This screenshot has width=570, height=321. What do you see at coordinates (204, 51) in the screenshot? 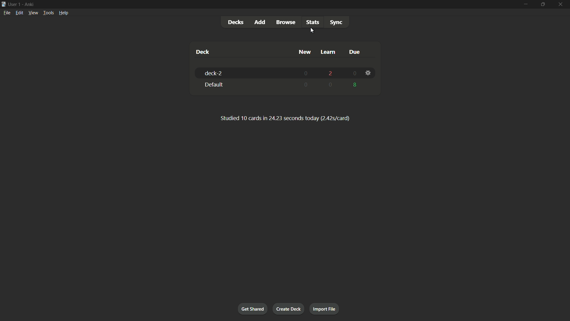
I see `Deck` at bounding box center [204, 51].